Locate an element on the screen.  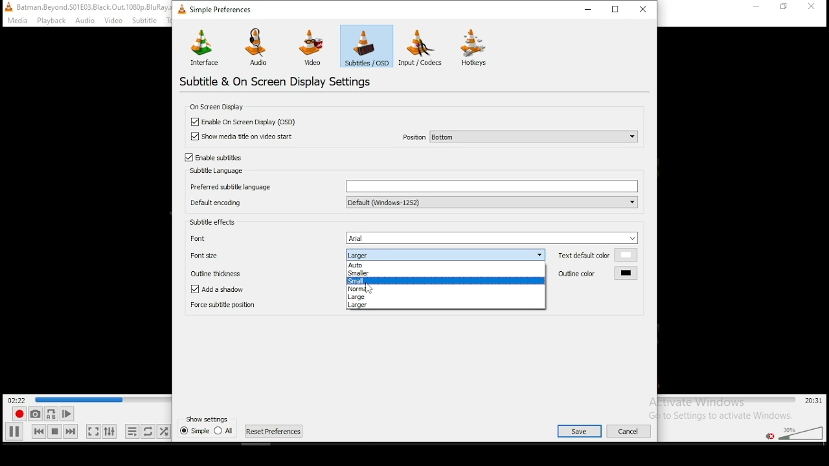
frame by frame is located at coordinates (65, 414).